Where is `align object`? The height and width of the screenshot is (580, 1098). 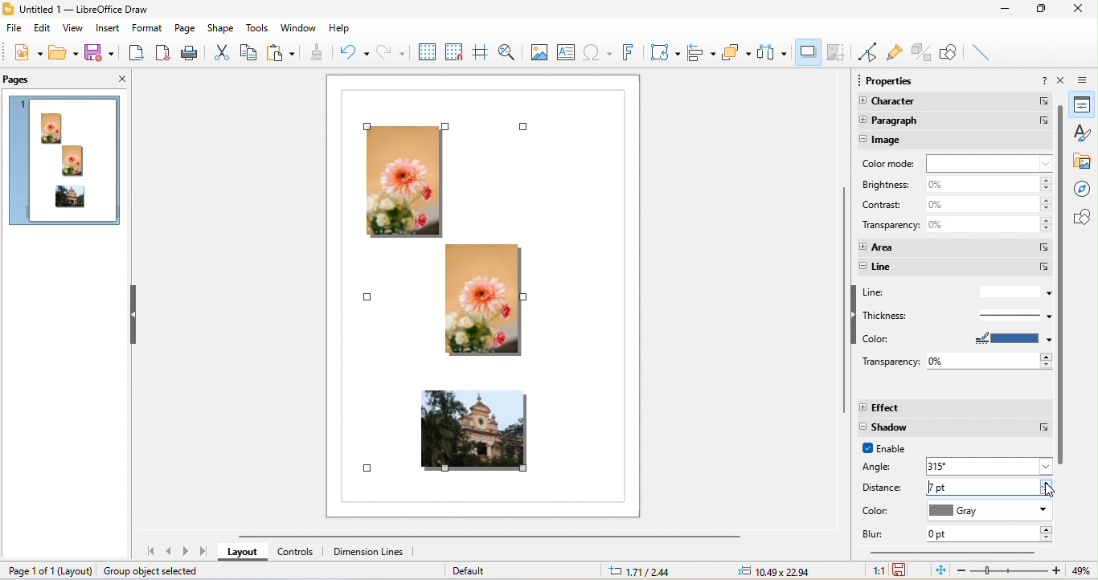 align object is located at coordinates (703, 52).